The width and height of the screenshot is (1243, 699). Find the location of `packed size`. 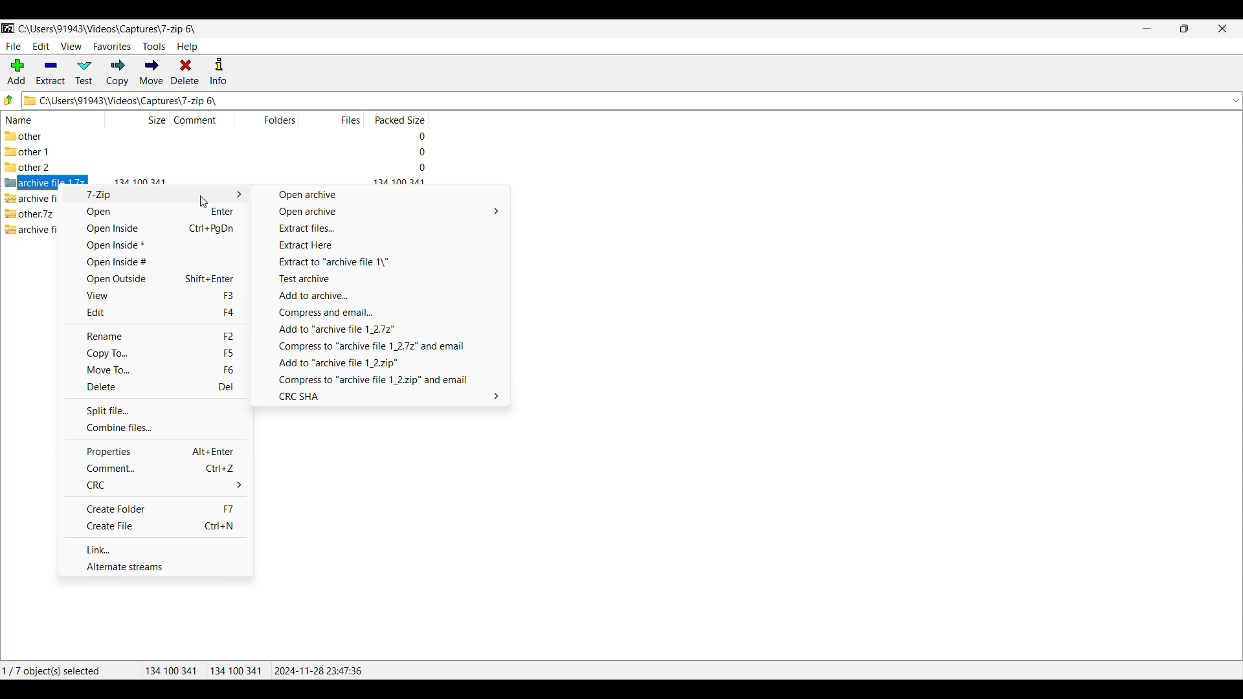

packed size is located at coordinates (414, 135).